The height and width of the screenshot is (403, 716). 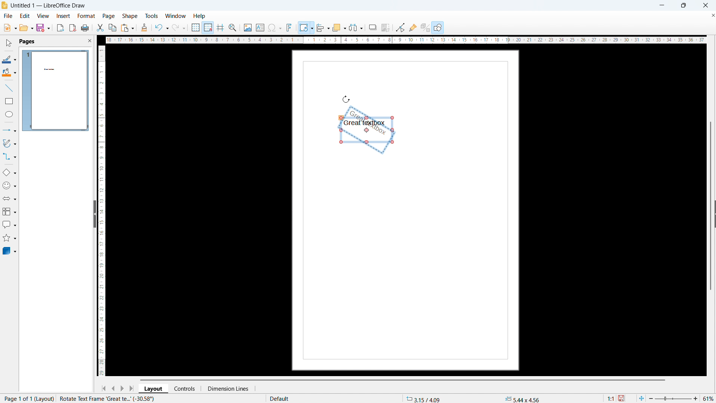 What do you see at coordinates (712, 216) in the screenshot?
I see `Expand pane` at bounding box center [712, 216].